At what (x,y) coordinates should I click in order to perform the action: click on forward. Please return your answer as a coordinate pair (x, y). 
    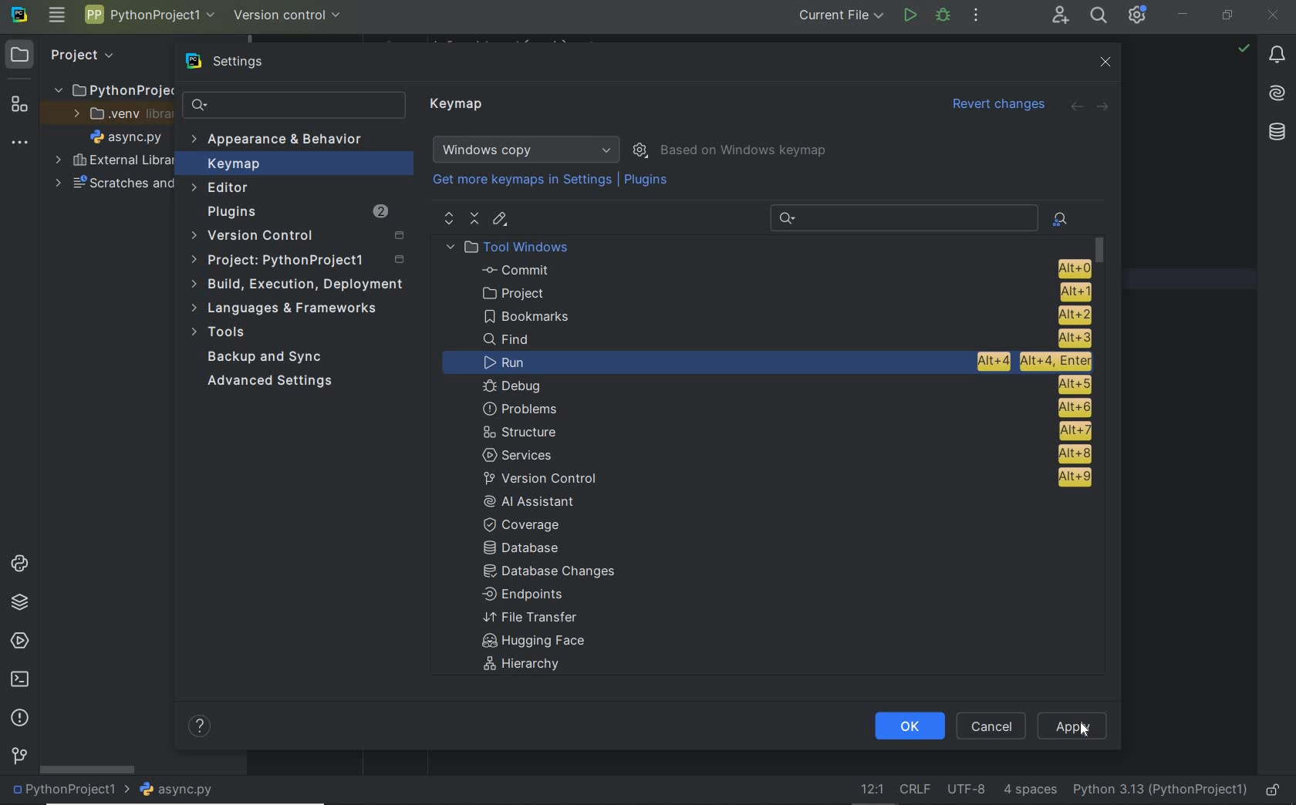
    Looking at the image, I should click on (1104, 106).